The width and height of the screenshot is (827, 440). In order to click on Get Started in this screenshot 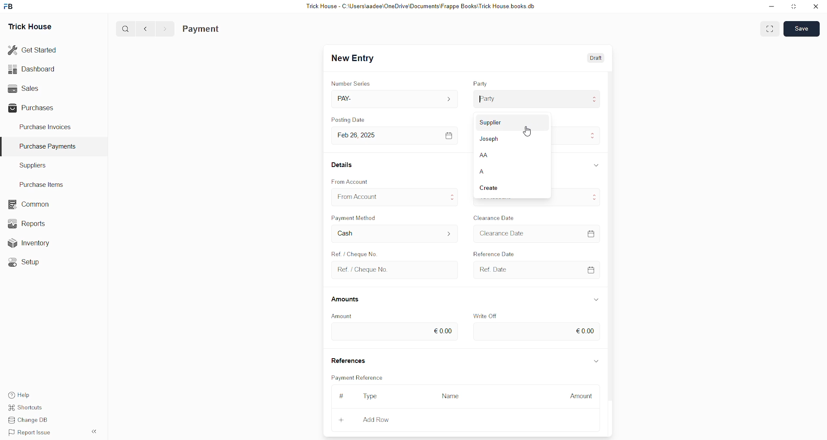, I will do `click(34, 49)`.